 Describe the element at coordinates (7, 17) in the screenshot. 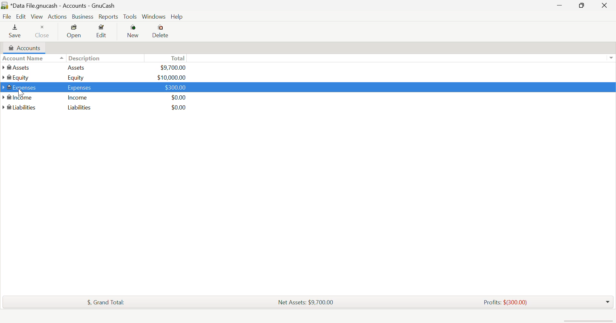

I see `File` at that location.